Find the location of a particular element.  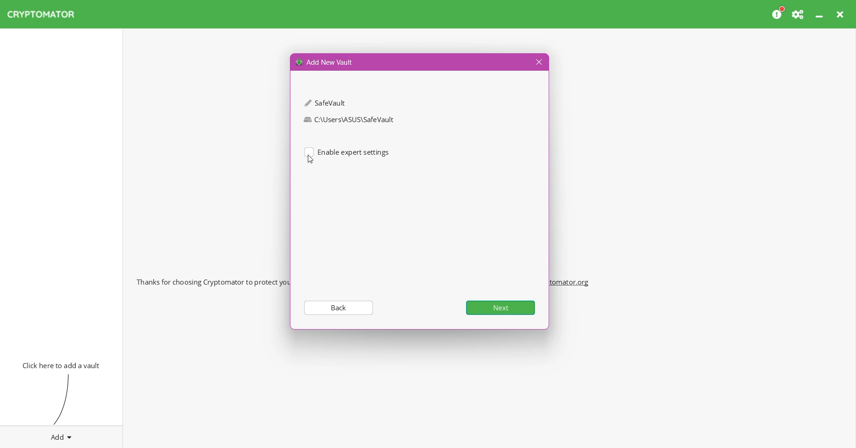

Close is located at coordinates (841, 14).